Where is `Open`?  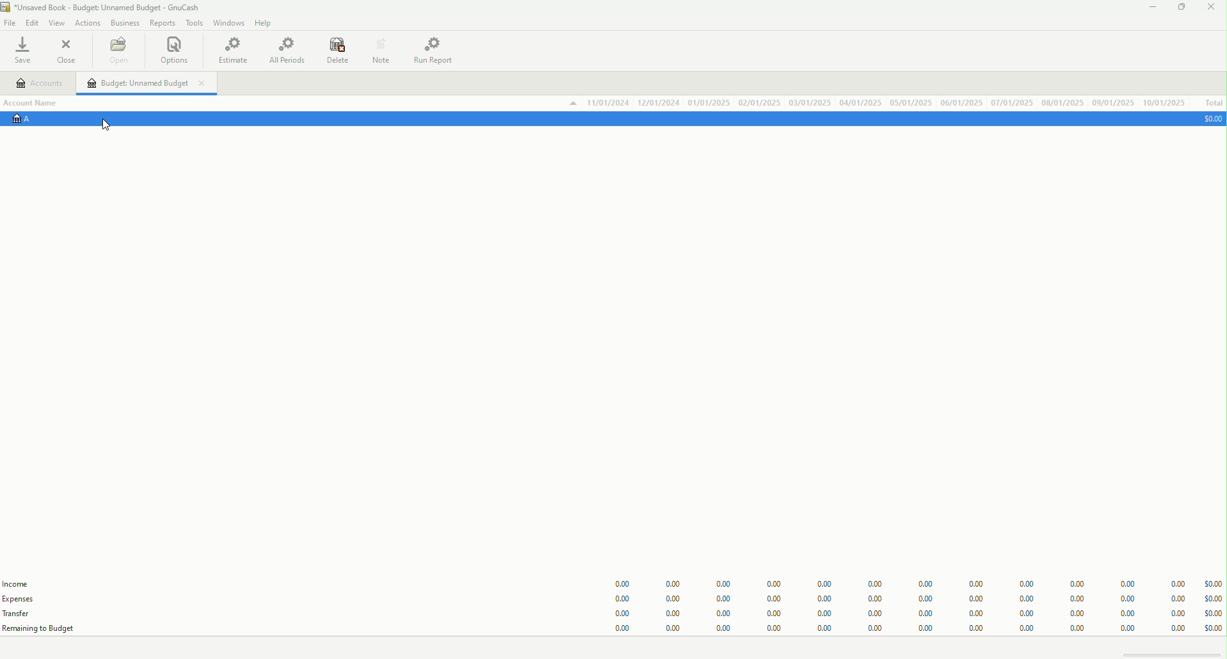 Open is located at coordinates (119, 51).